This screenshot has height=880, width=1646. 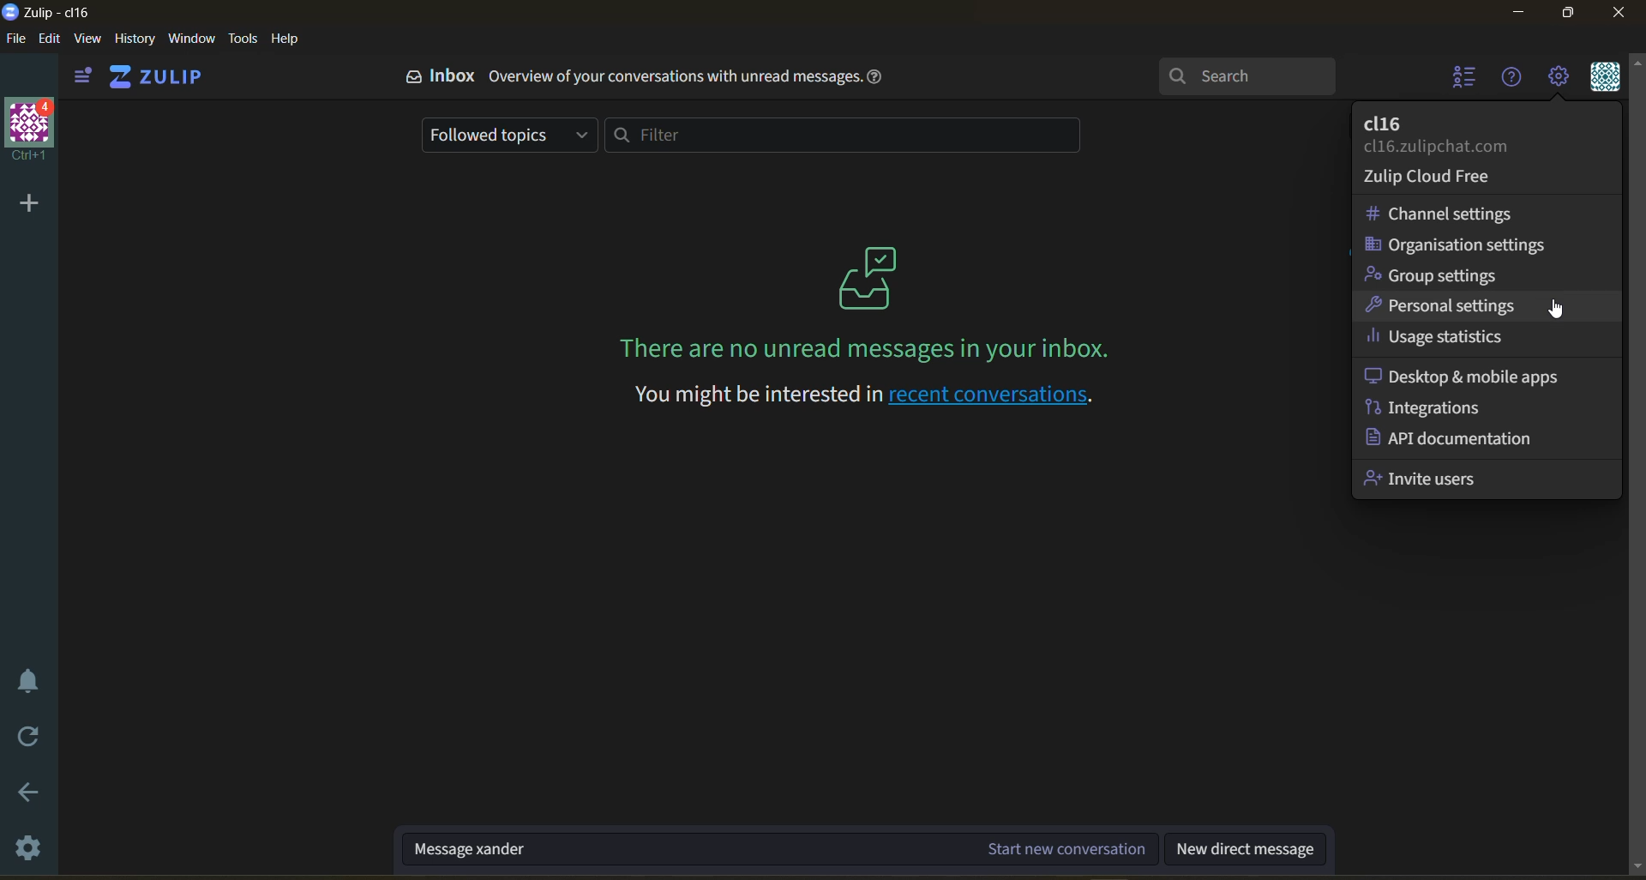 I want to click on home view, so click(x=160, y=76).